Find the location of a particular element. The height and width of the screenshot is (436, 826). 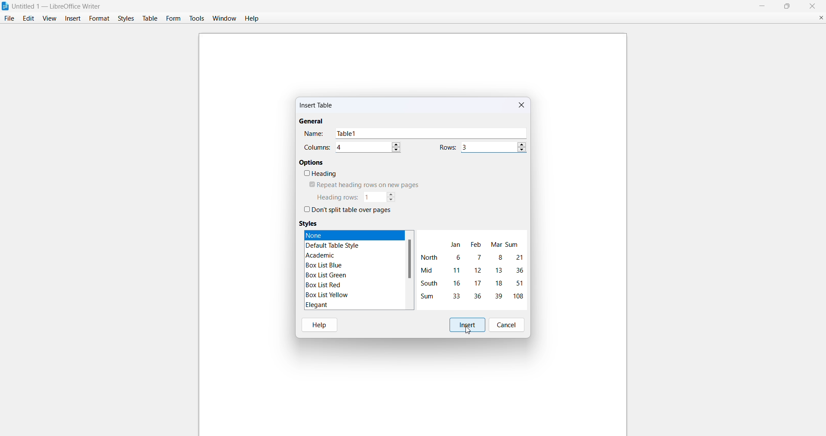

edit is located at coordinates (28, 18).